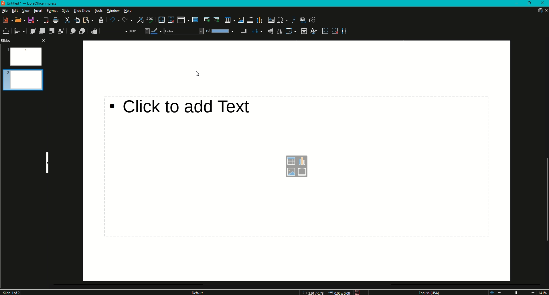 This screenshot has width=549, height=295. What do you see at coordinates (160, 19) in the screenshot?
I see `Display Grid` at bounding box center [160, 19].